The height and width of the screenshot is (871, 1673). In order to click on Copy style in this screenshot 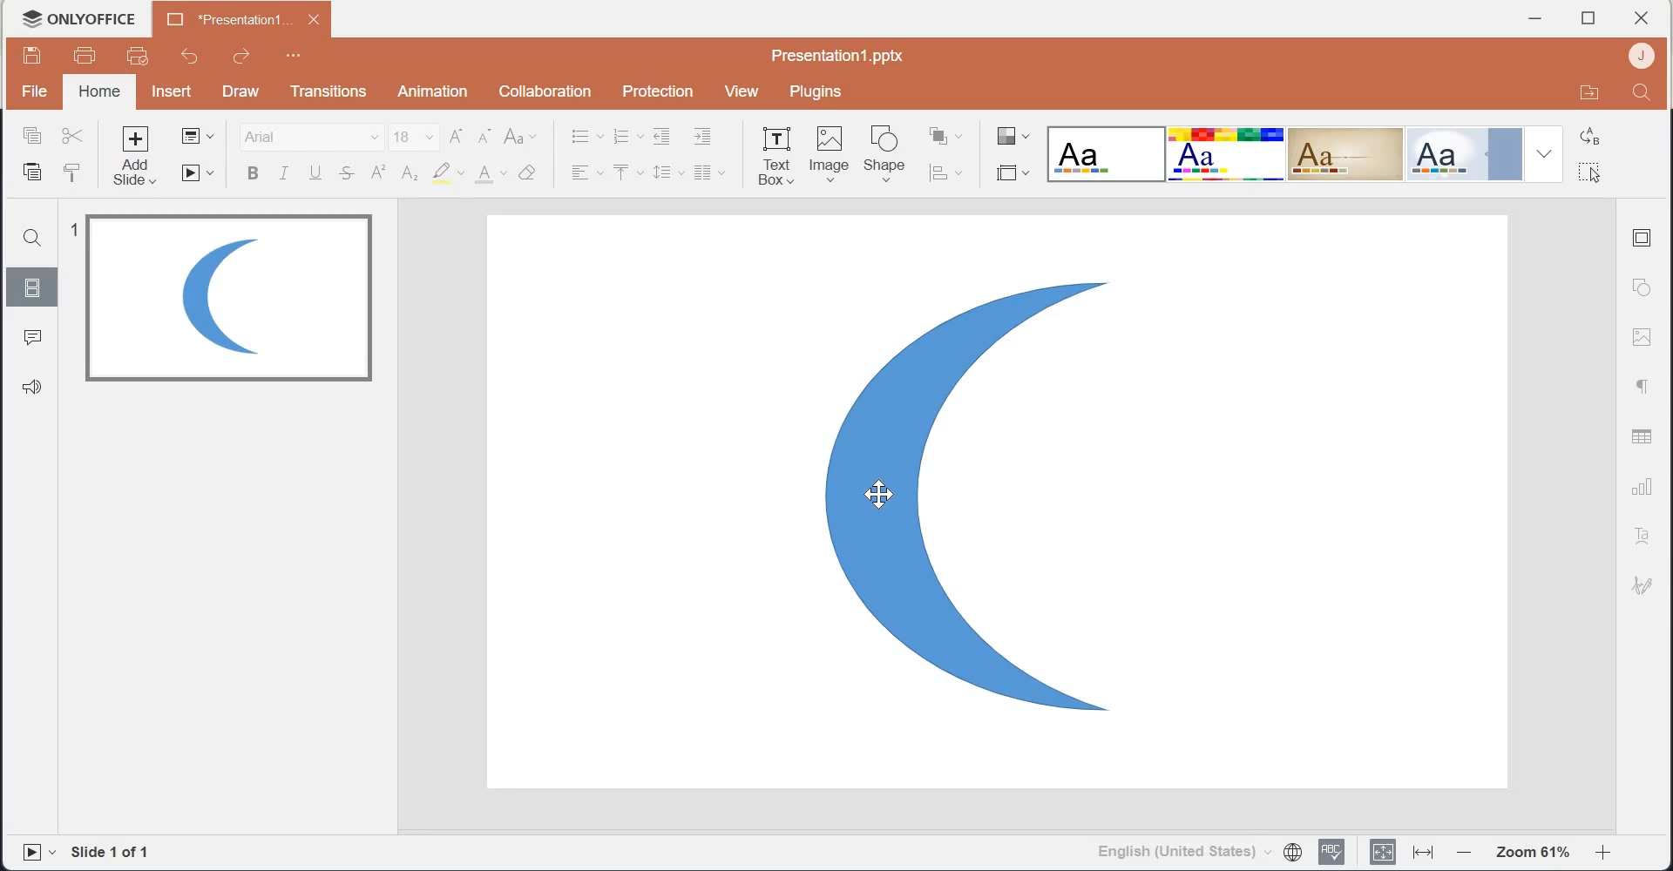, I will do `click(78, 174)`.